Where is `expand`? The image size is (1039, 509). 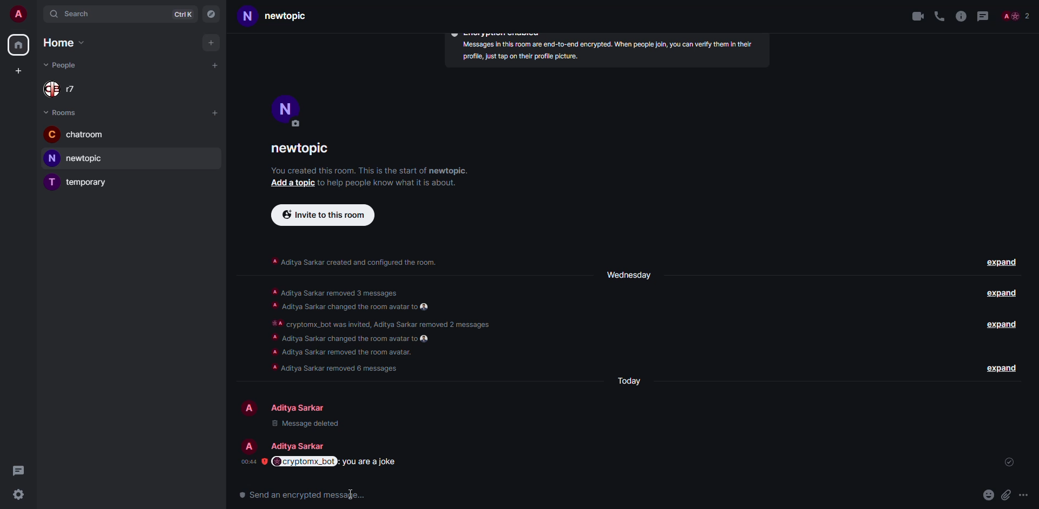 expand is located at coordinates (1002, 264).